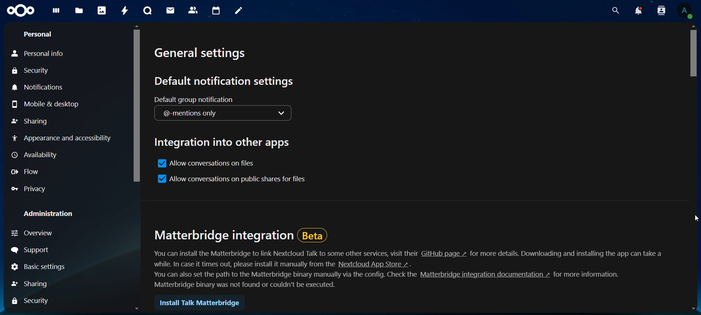  What do you see at coordinates (217, 11) in the screenshot?
I see `calendar` at bounding box center [217, 11].